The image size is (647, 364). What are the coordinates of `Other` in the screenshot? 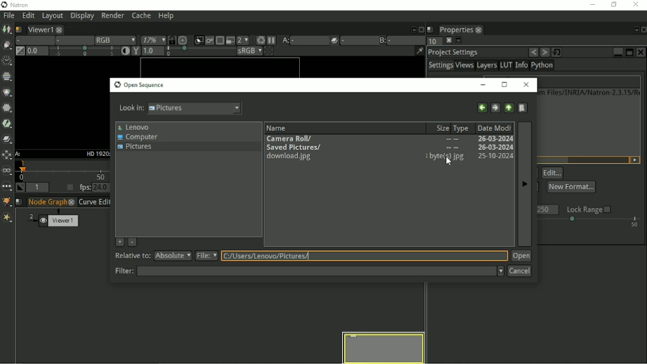 It's located at (7, 186).